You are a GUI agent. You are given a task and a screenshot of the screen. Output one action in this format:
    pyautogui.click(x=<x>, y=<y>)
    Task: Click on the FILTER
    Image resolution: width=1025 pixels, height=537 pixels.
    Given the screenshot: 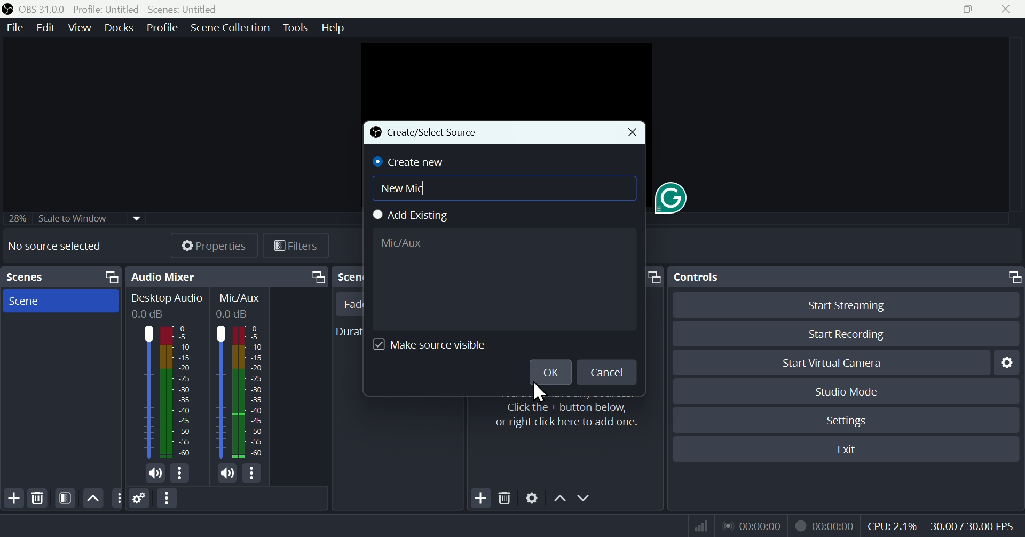 What is the action you would take?
    pyautogui.click(x=64, y=498)
    